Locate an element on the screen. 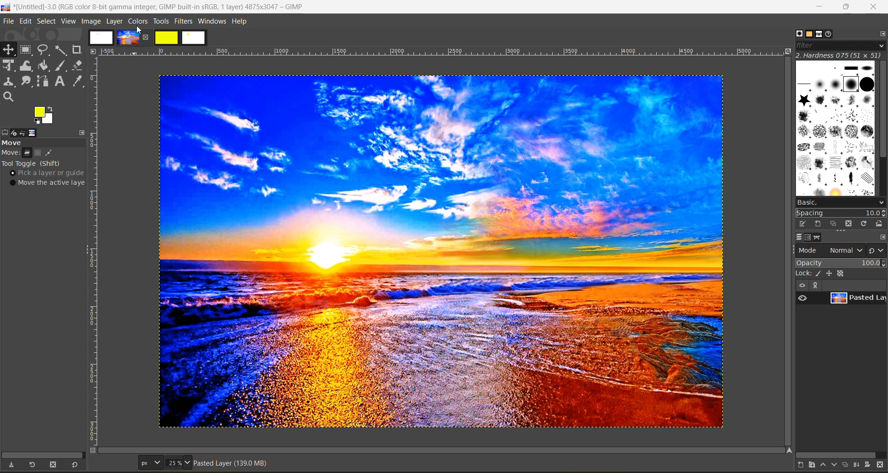 Image resolution: width=888 pixels, height=473 pixels. create a new layer is located at coordinates (804, 466).